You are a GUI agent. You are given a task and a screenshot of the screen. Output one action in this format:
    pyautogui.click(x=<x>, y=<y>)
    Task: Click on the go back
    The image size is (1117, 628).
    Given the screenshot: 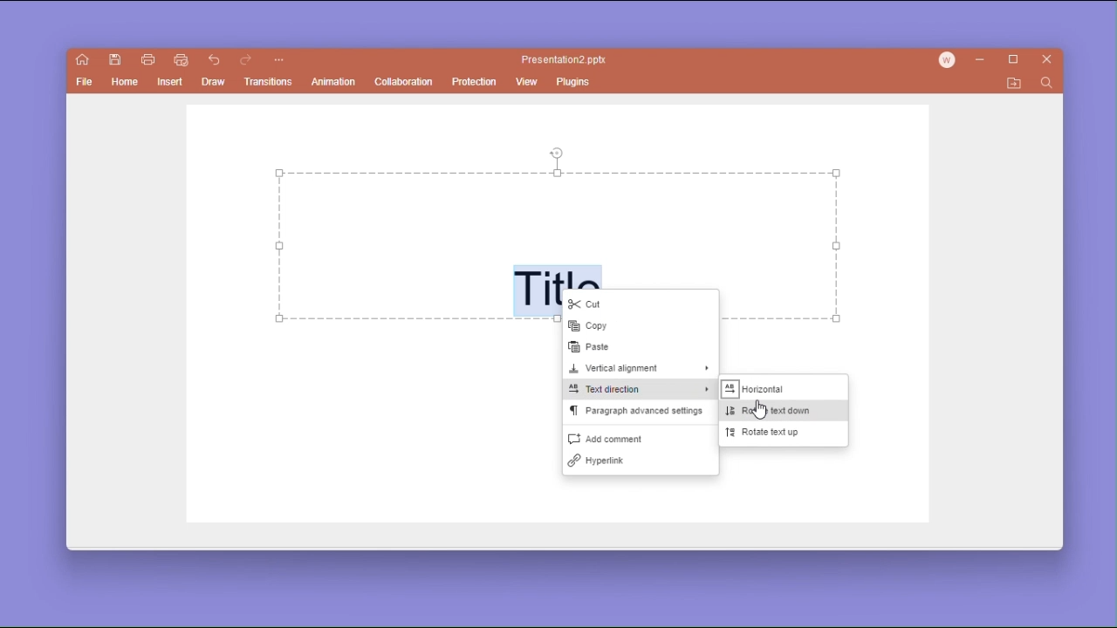 What is the action you would take?
    pyautogui.click(x=215, y=61)
    